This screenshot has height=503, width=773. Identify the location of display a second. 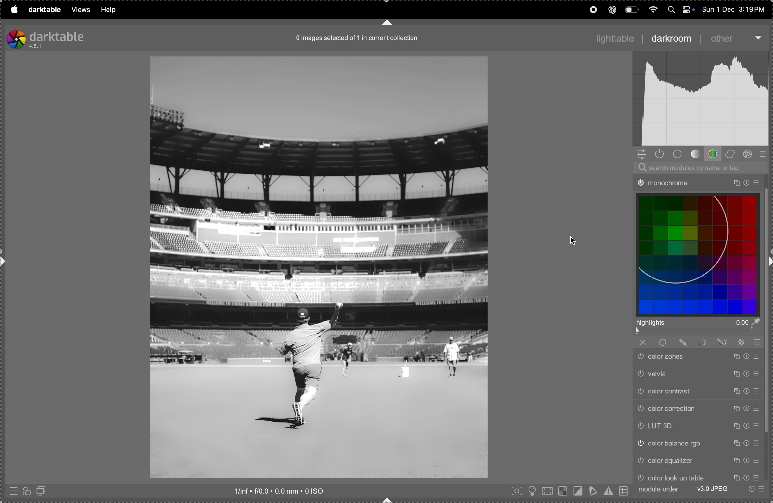
(43, 490).